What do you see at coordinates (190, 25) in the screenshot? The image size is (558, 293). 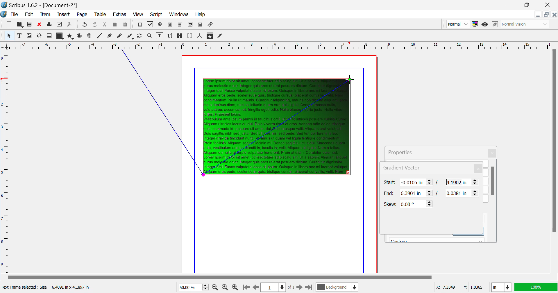 I see `Pdf List Box` at bounding box center [190, 25].